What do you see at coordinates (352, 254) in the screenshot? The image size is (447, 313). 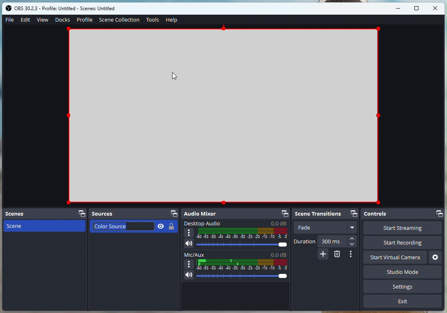 I see `Options` at bounding box center [352, 254].